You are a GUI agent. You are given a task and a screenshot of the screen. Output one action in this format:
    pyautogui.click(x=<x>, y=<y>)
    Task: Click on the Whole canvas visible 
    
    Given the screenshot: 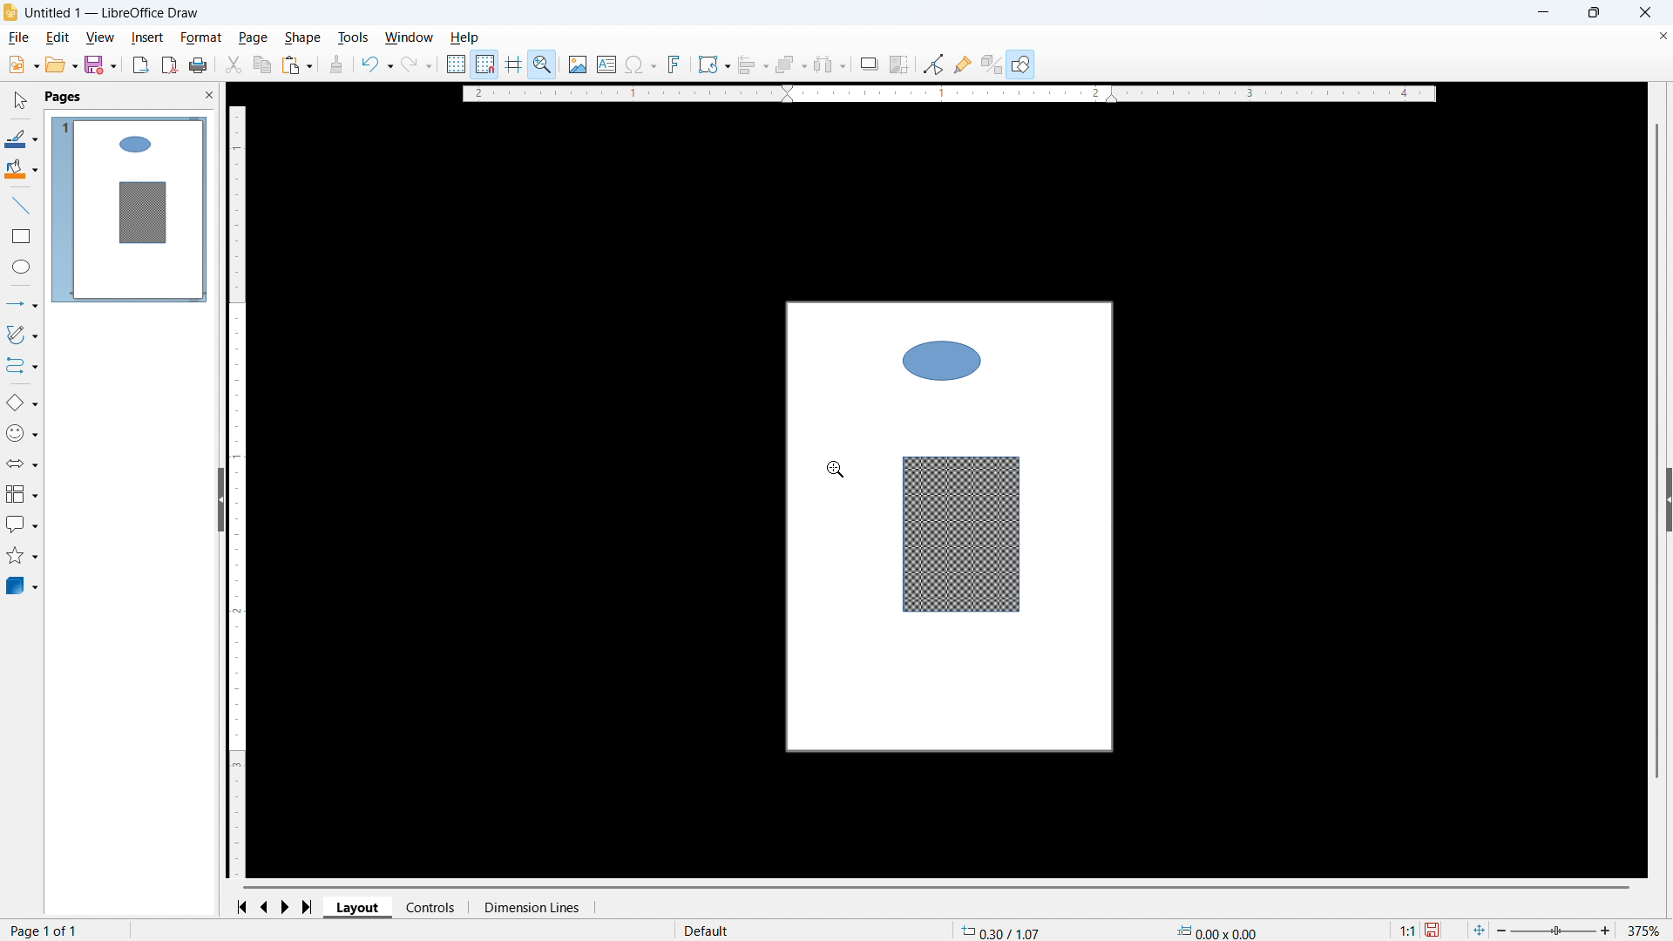 What is the action you would take?
    pyautogui.click(x=951, y=530)
    